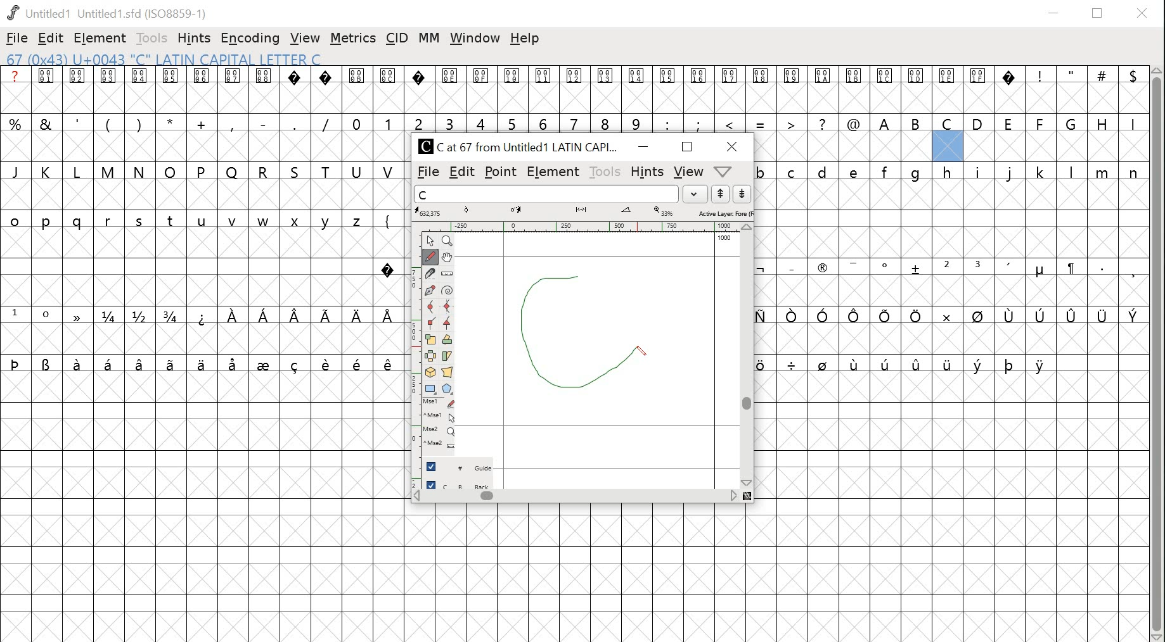  What do you see at coordinates (432, 240) in the screenshot?
I see `point` at bounding box center [432, 240].